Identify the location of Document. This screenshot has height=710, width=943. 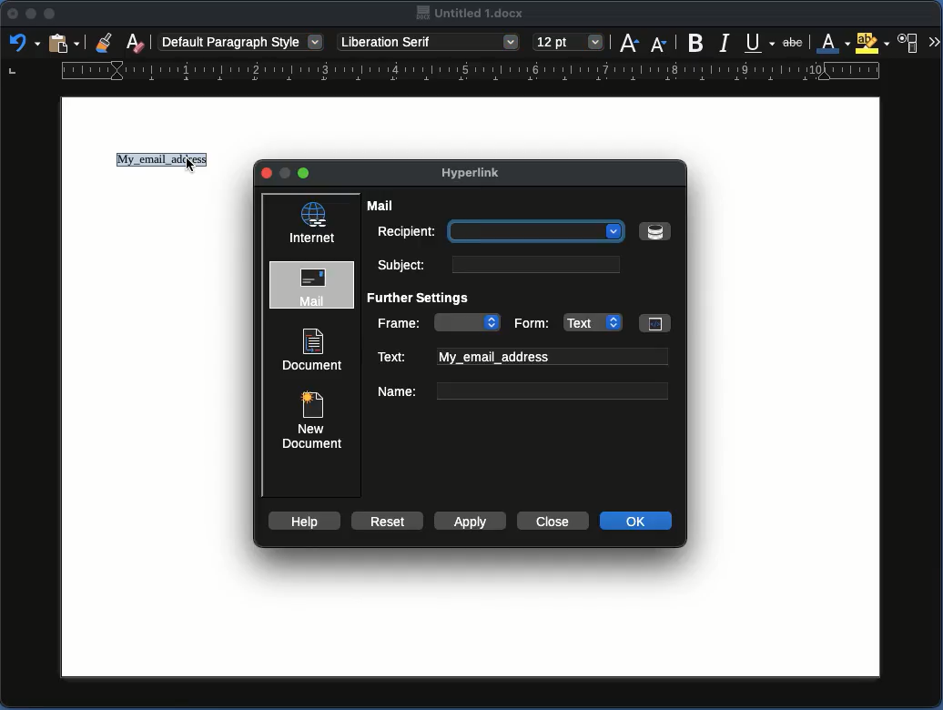
(313, 350).